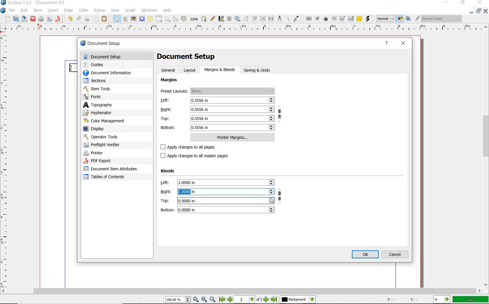 This screenshot has width=489, height=304. What do you see at coordinates (288, 19) in the screenshot?
I see `copy item properties` at bounding box center [288, 19].